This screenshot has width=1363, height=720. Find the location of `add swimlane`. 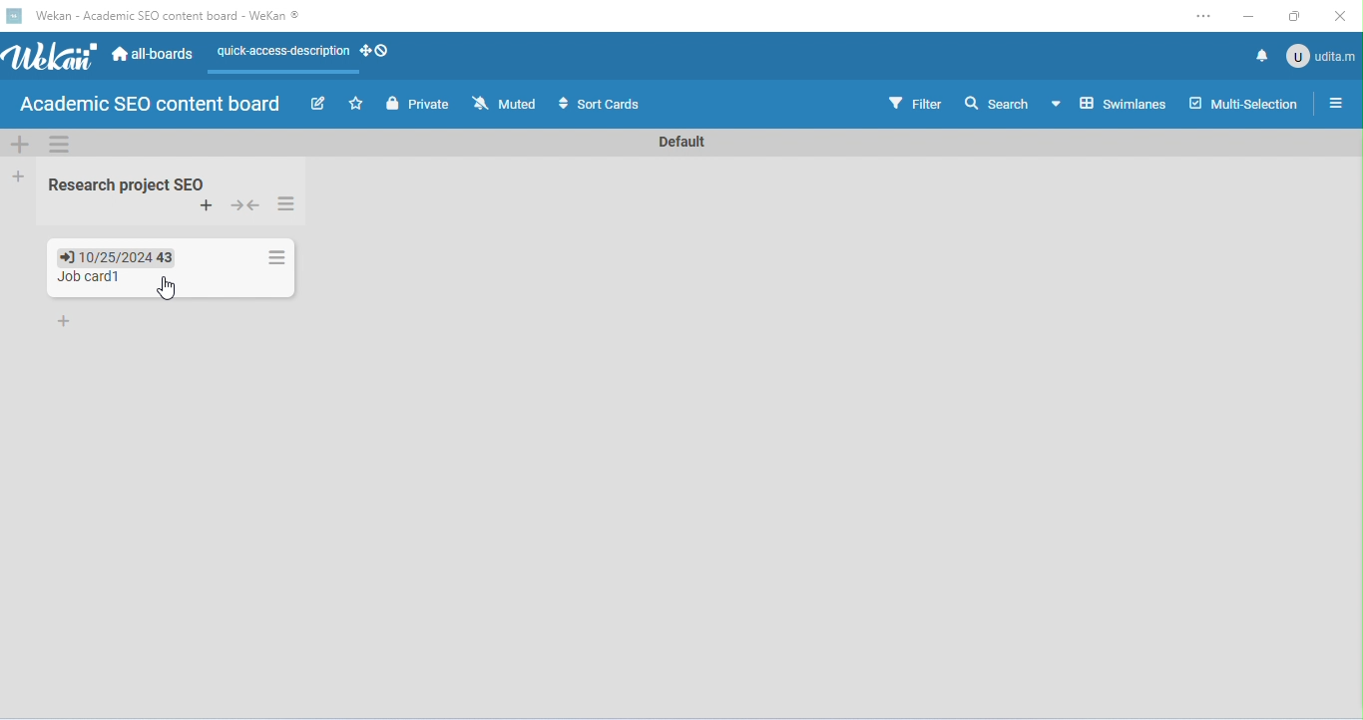

add swimlane is located at coordinates (17, 145).